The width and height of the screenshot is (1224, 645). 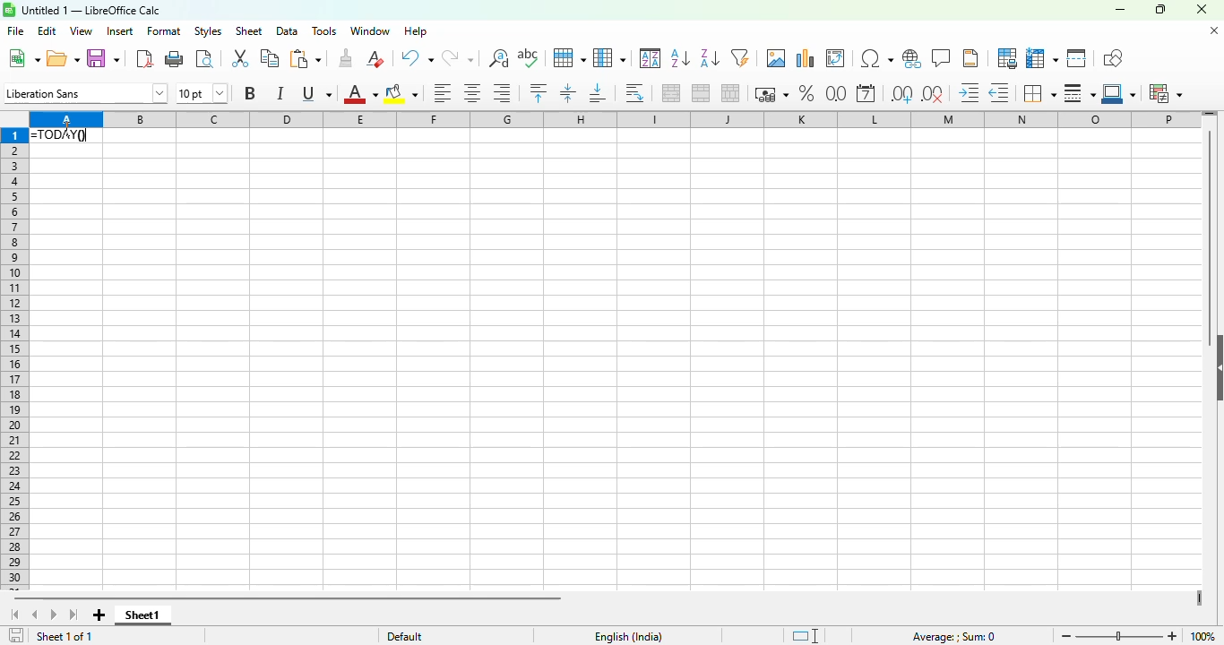 What do you see at coordinates (286, 31) in the screenshot?
I see `data` at bounding box center [286, 31].